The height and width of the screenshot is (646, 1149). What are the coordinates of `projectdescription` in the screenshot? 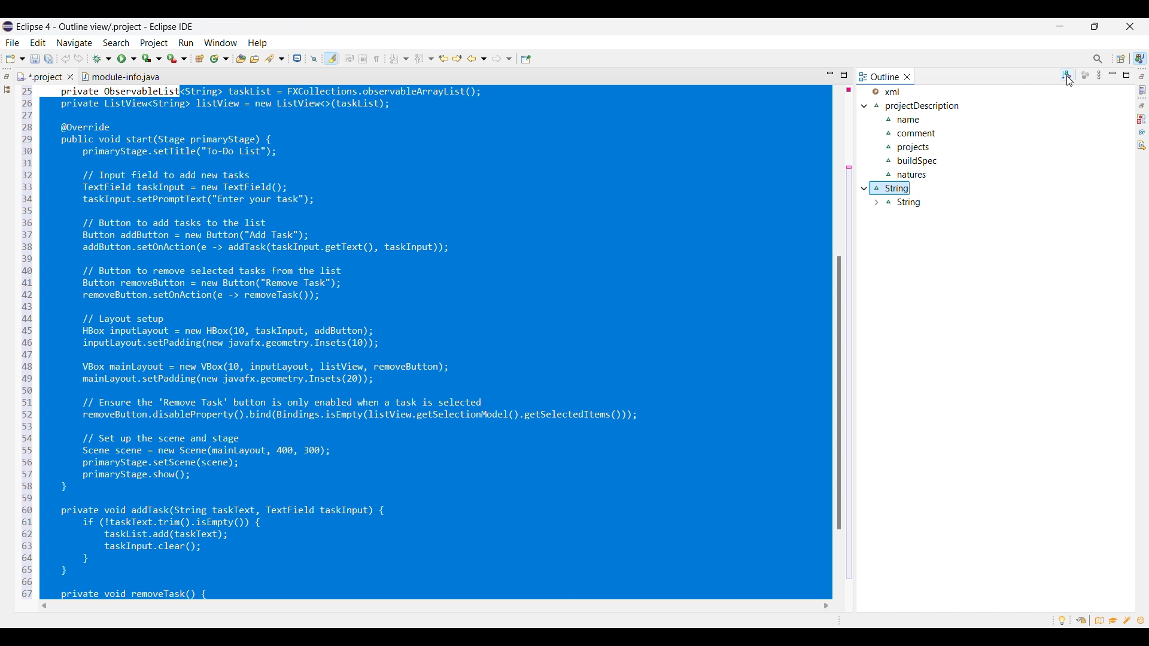 It's located at (925, 121).